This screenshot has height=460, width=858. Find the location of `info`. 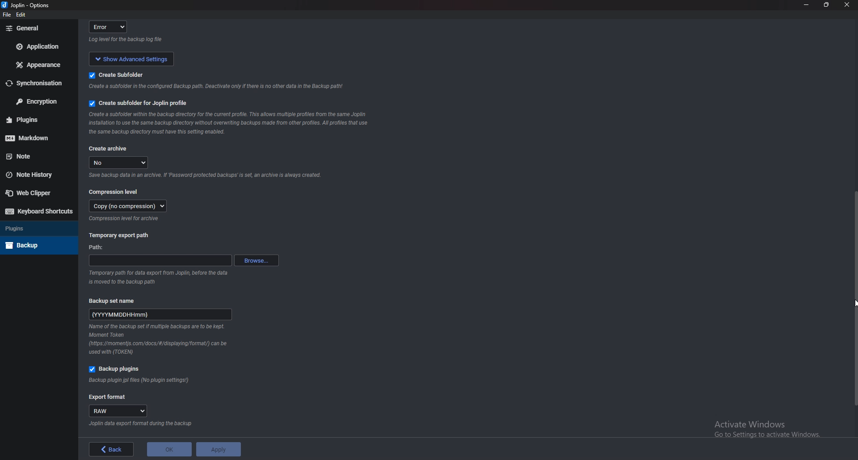

info is located at coordinates (127, 40).